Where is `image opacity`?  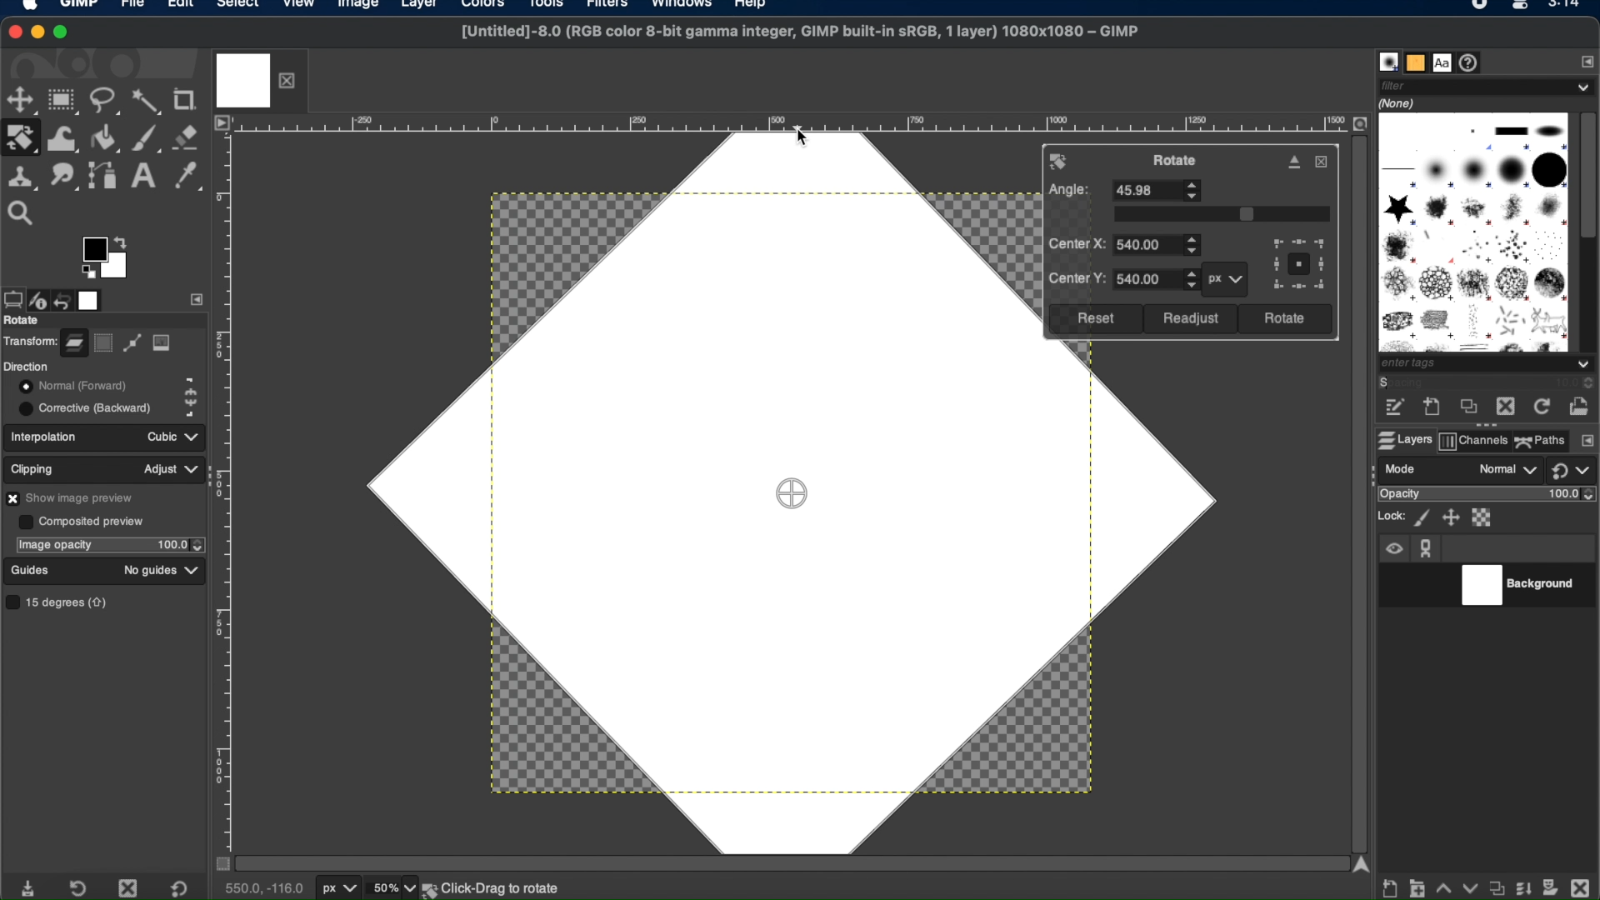 image opacity is located at coordinates (54, 545).